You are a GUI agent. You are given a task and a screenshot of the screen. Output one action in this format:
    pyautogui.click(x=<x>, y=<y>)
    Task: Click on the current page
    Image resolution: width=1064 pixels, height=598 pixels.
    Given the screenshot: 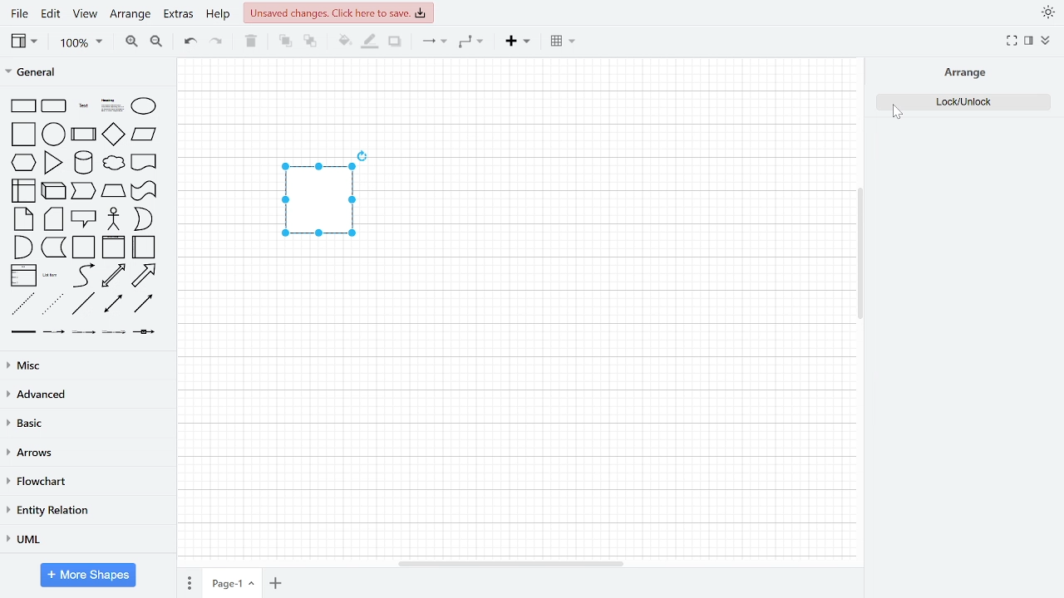 What is the action you would take?
    pyautogui.click(x=230, y=581)
    